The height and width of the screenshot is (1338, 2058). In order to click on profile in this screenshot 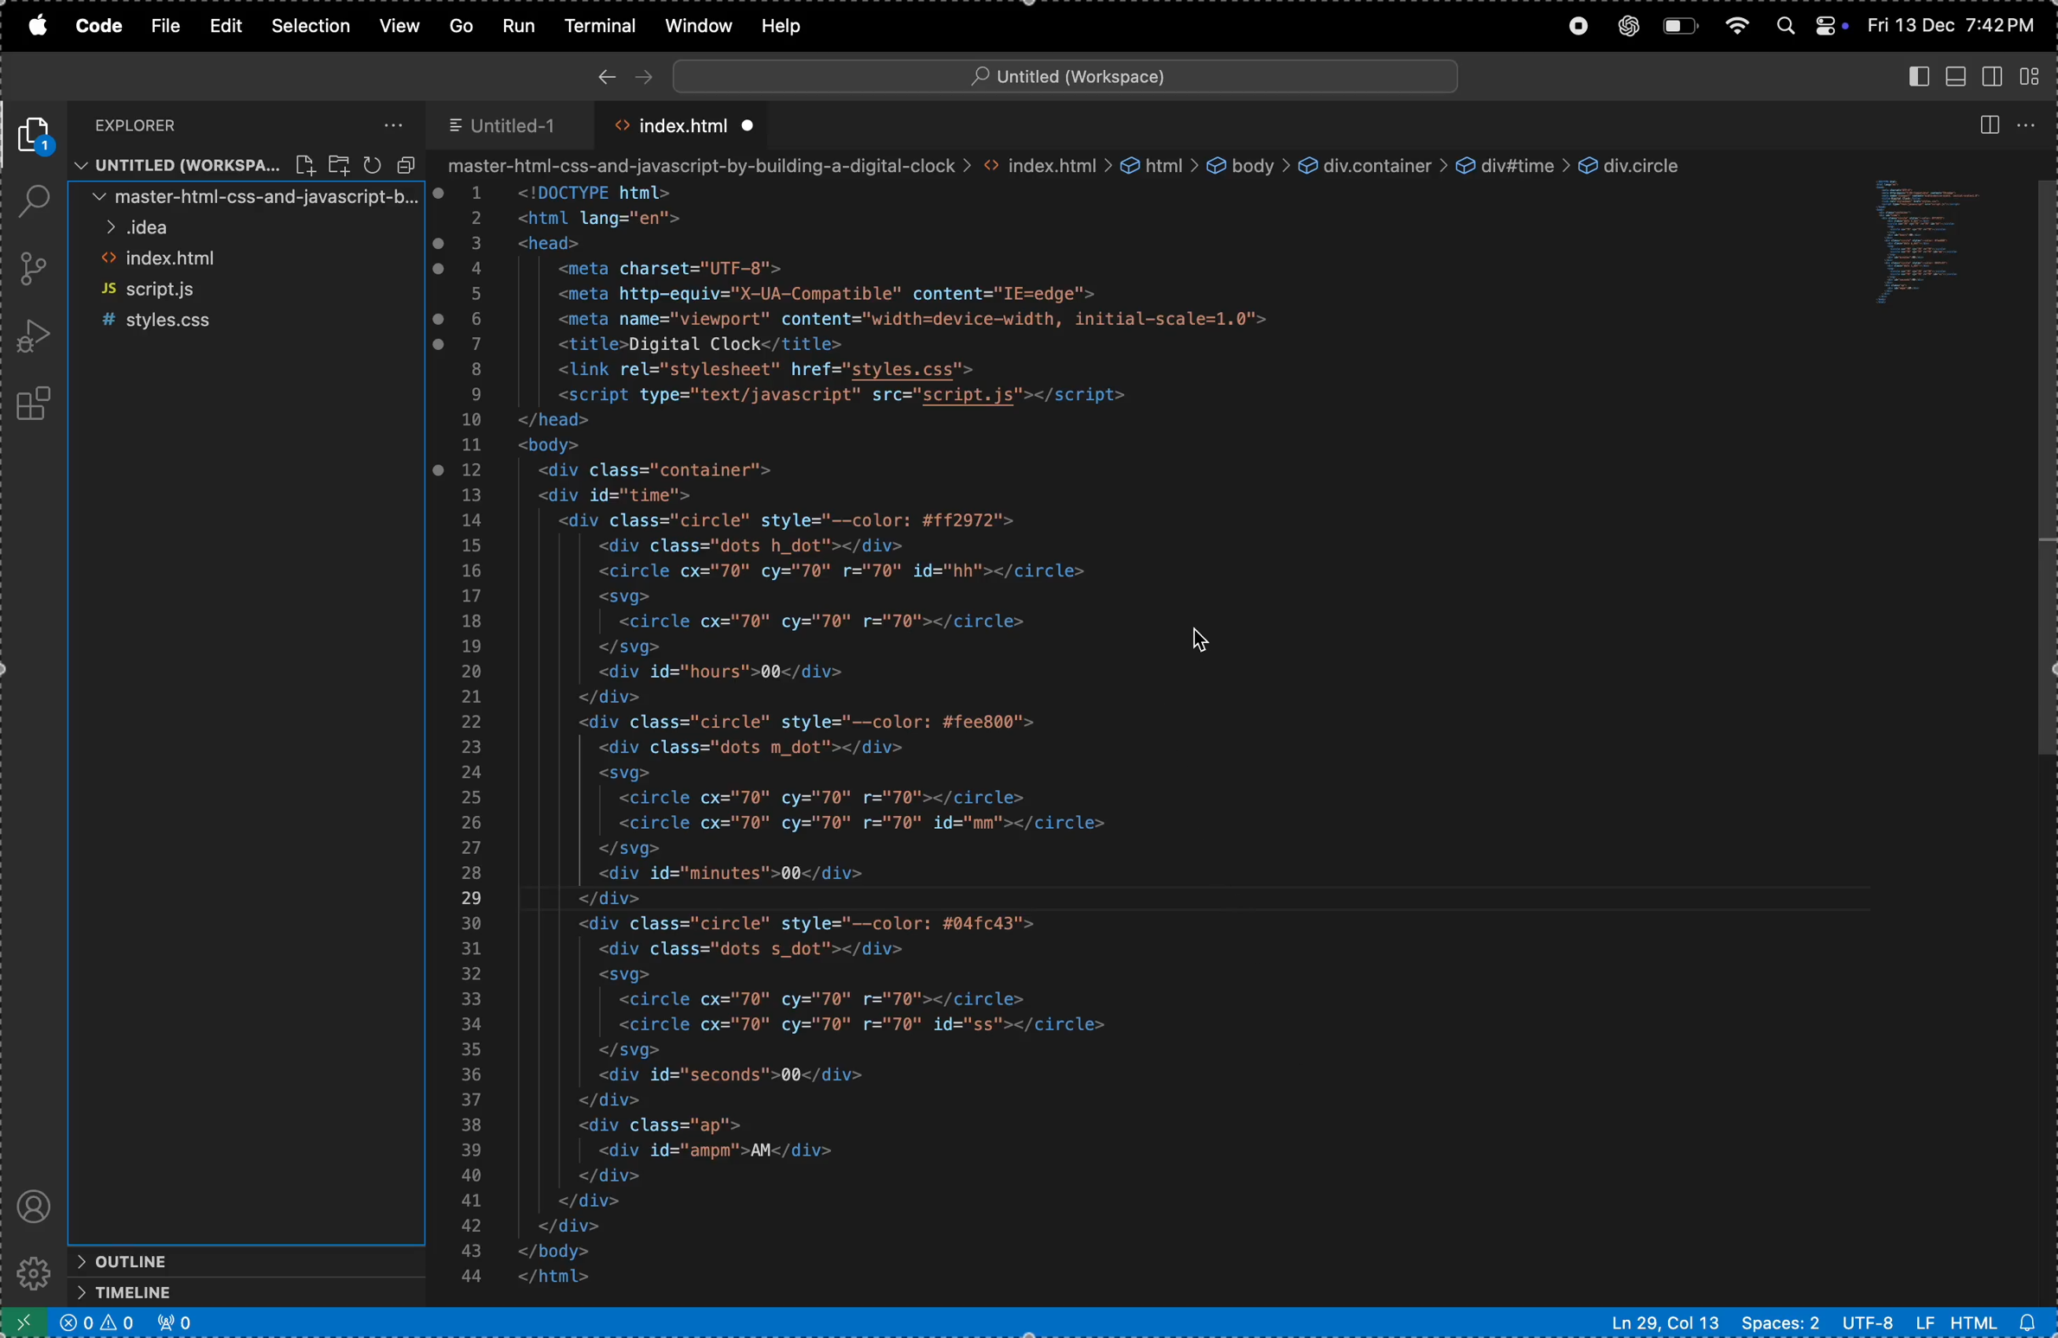, I will do `click(35, 1202)`.